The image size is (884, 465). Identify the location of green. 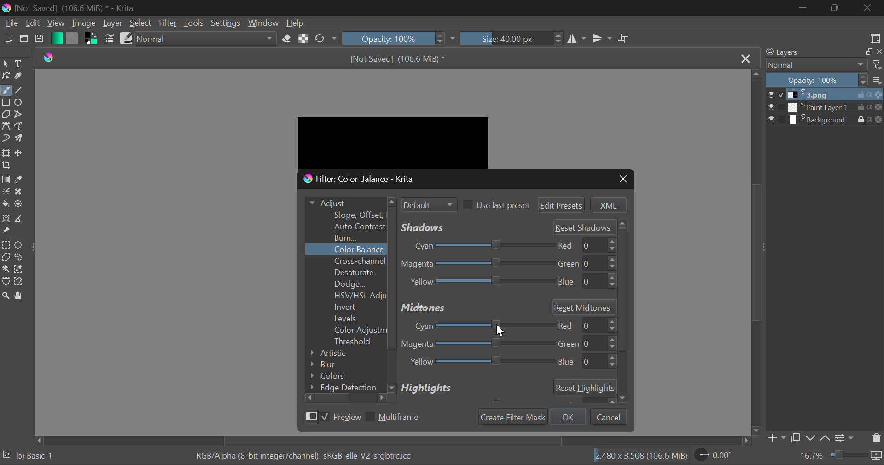
(587, 262).